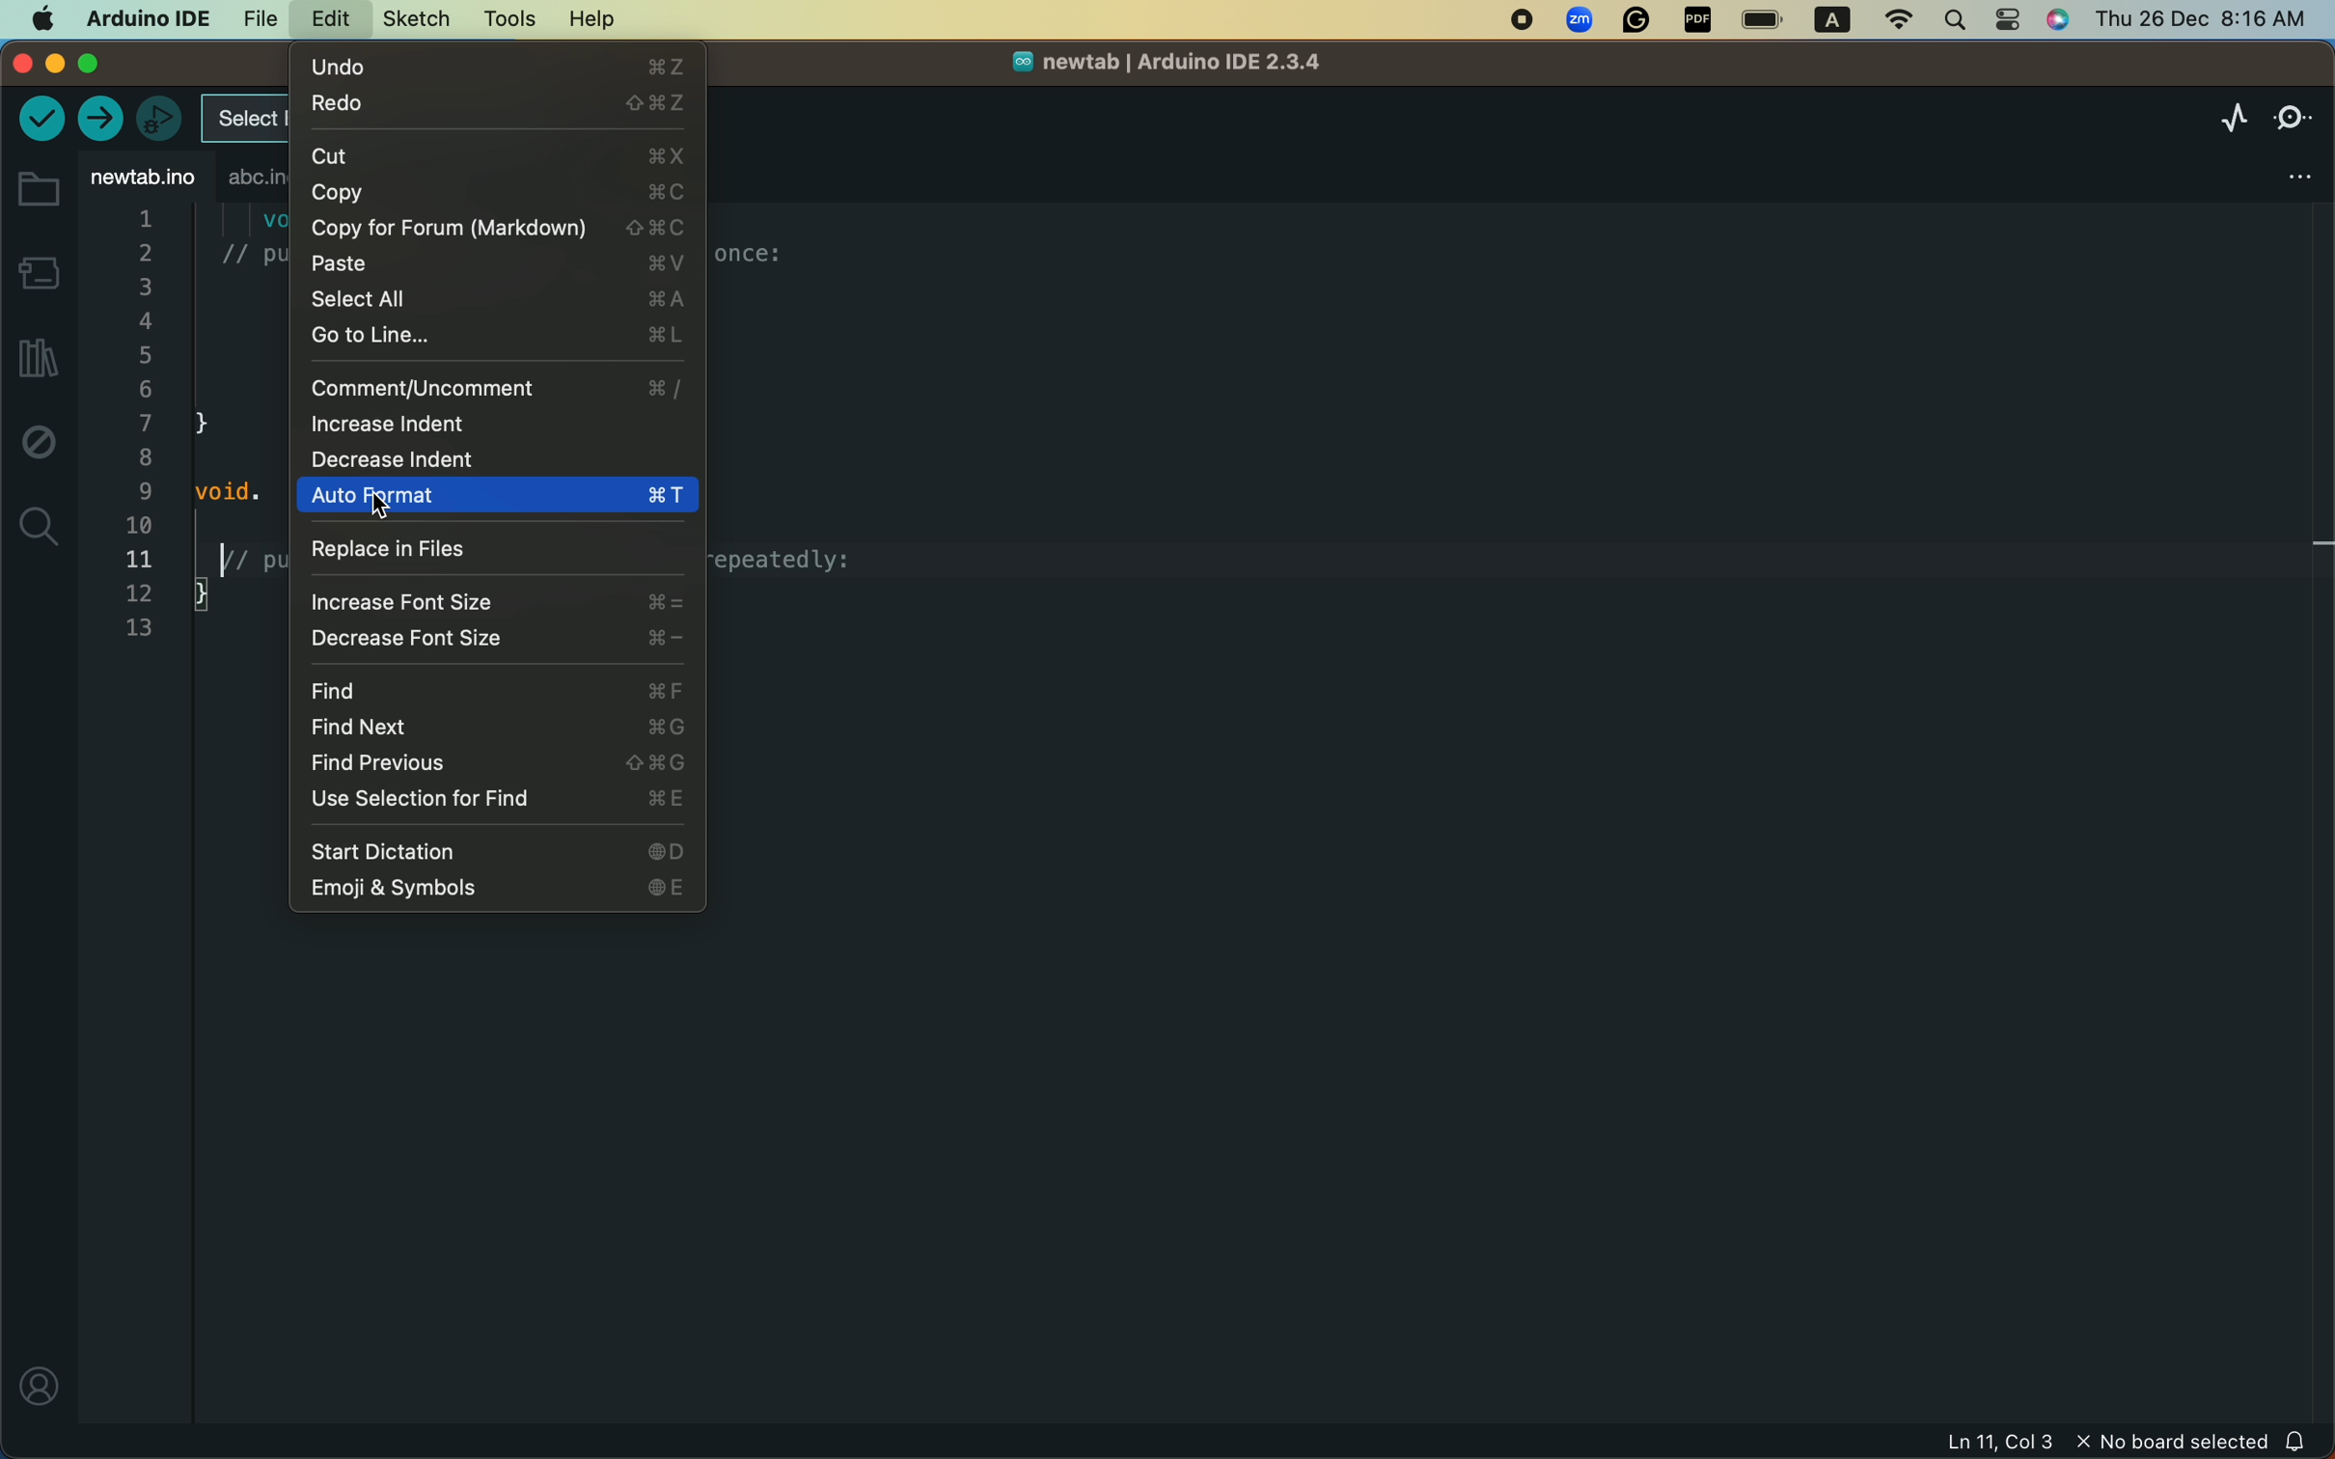 This screenshot has height=1459, width=2335. I want to click on wifi, so click(1890, 20).